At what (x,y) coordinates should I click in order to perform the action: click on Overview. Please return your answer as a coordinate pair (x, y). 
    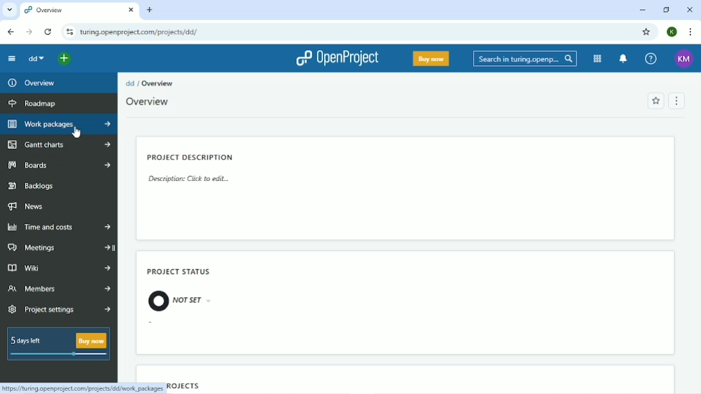
    Looking at the image, I should click on (80, 10).